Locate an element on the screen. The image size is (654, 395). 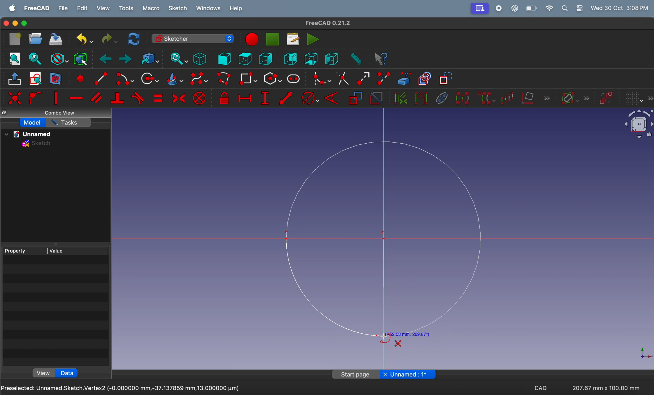
sketcher workbench is located at coordinates (192, 38).